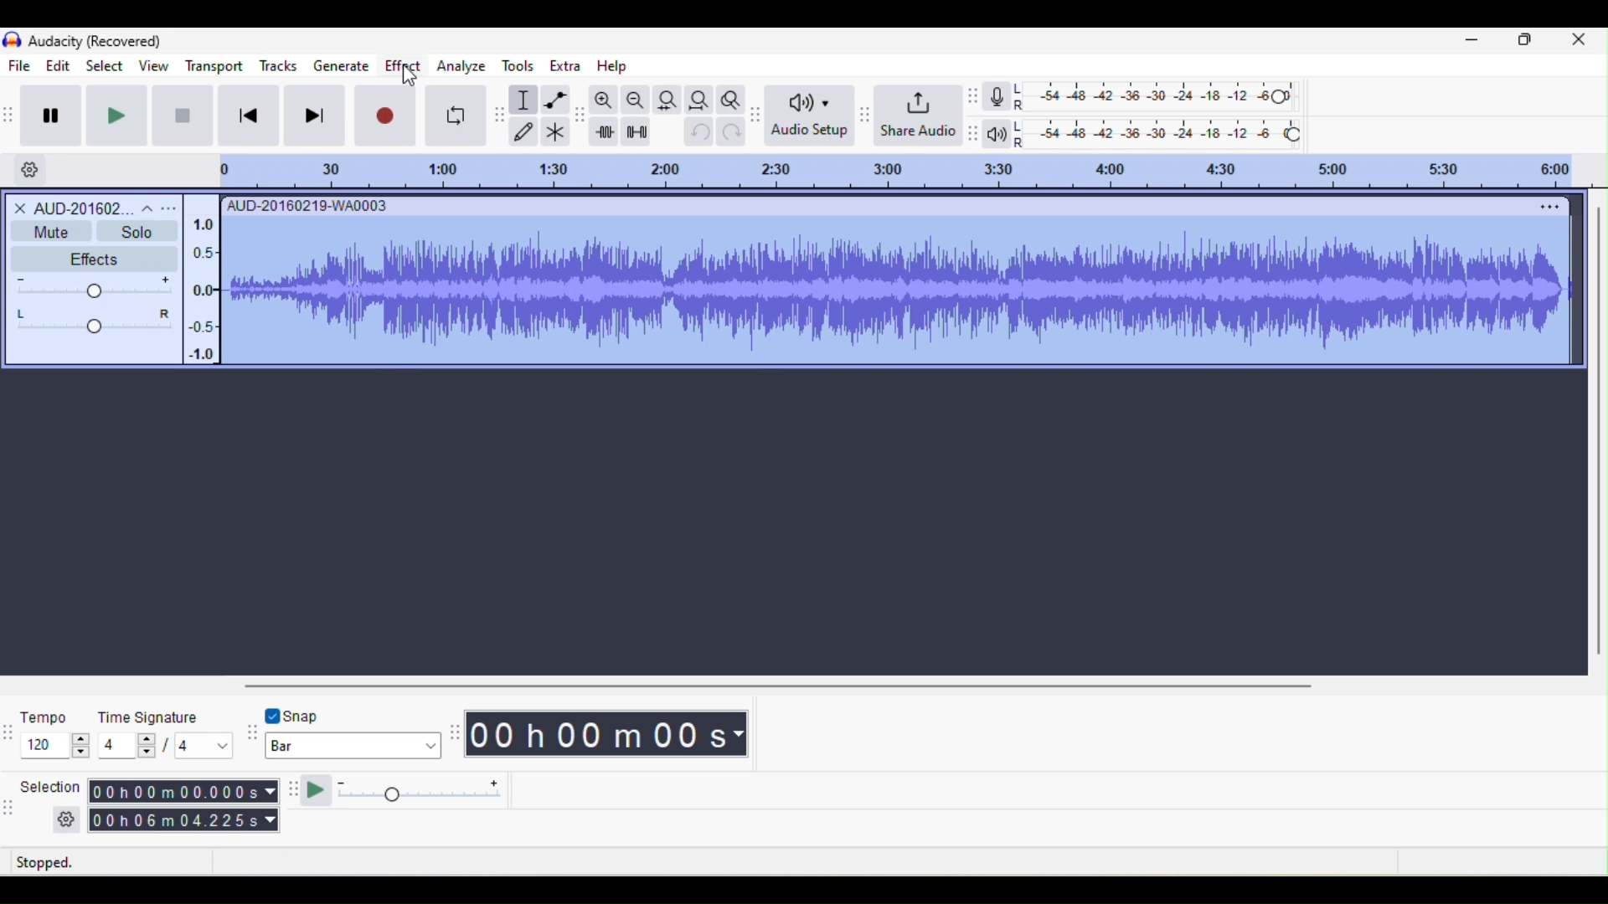 This screenshot has width=1608, height=904. What do you see at coordinates (525, 100) in the screenshot?
I see `selection tool` at bounding box center [525, 100].